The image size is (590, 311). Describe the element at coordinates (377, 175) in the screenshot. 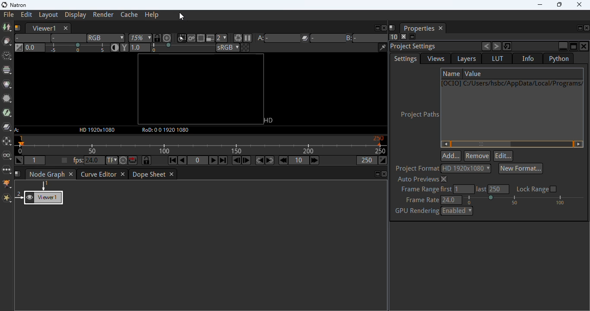

I see `float pane` at that location.